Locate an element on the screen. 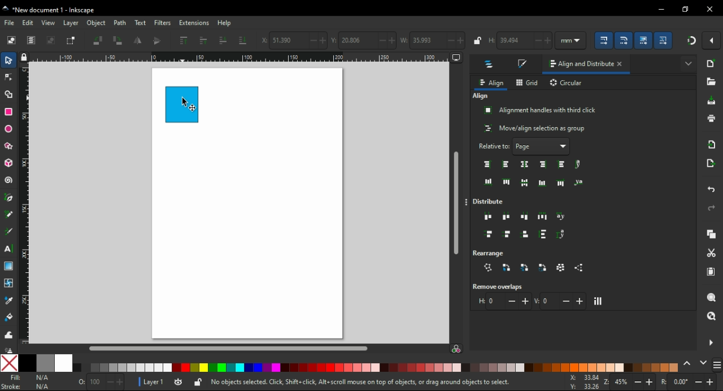  unclump objects is located at coordinates (581, 268).